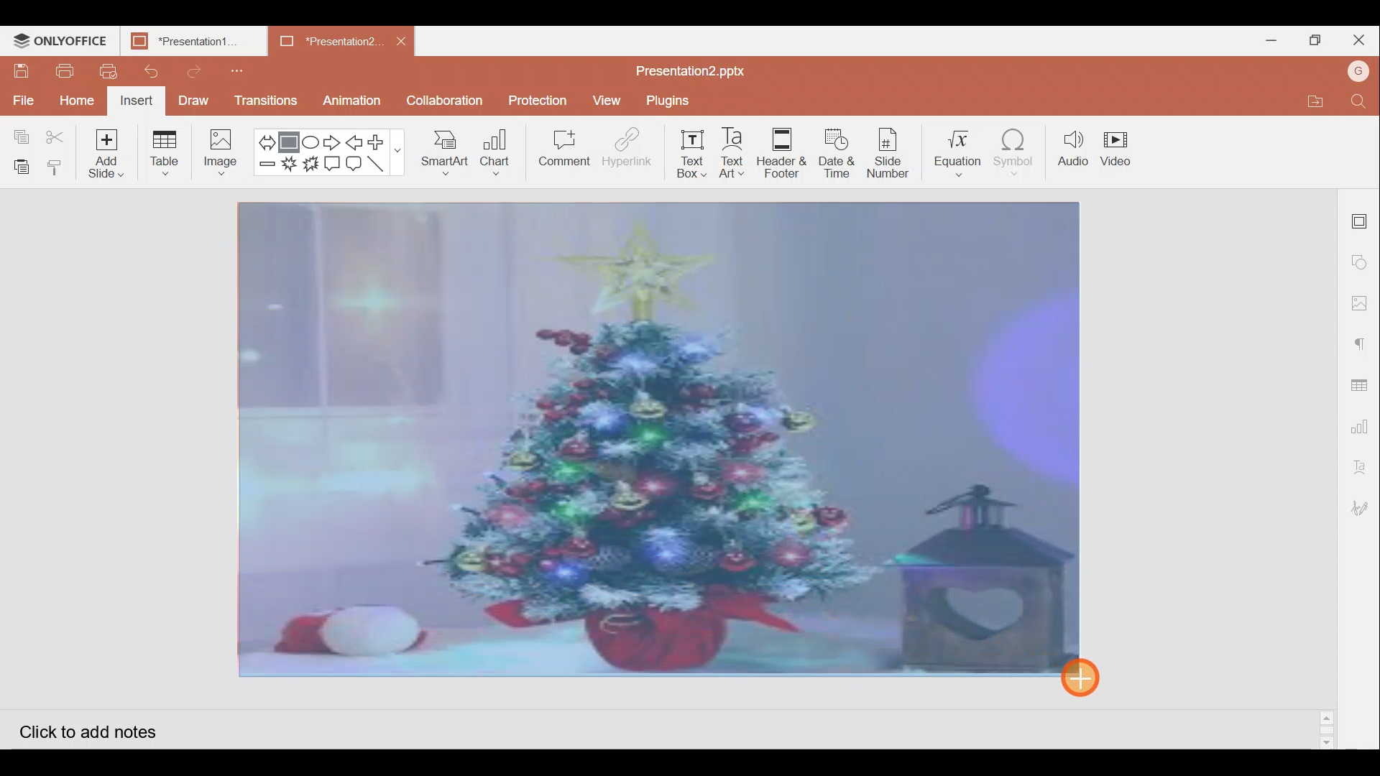 The image size is (1380, 776). I want to click on Explosion 1, so click(290, 167).